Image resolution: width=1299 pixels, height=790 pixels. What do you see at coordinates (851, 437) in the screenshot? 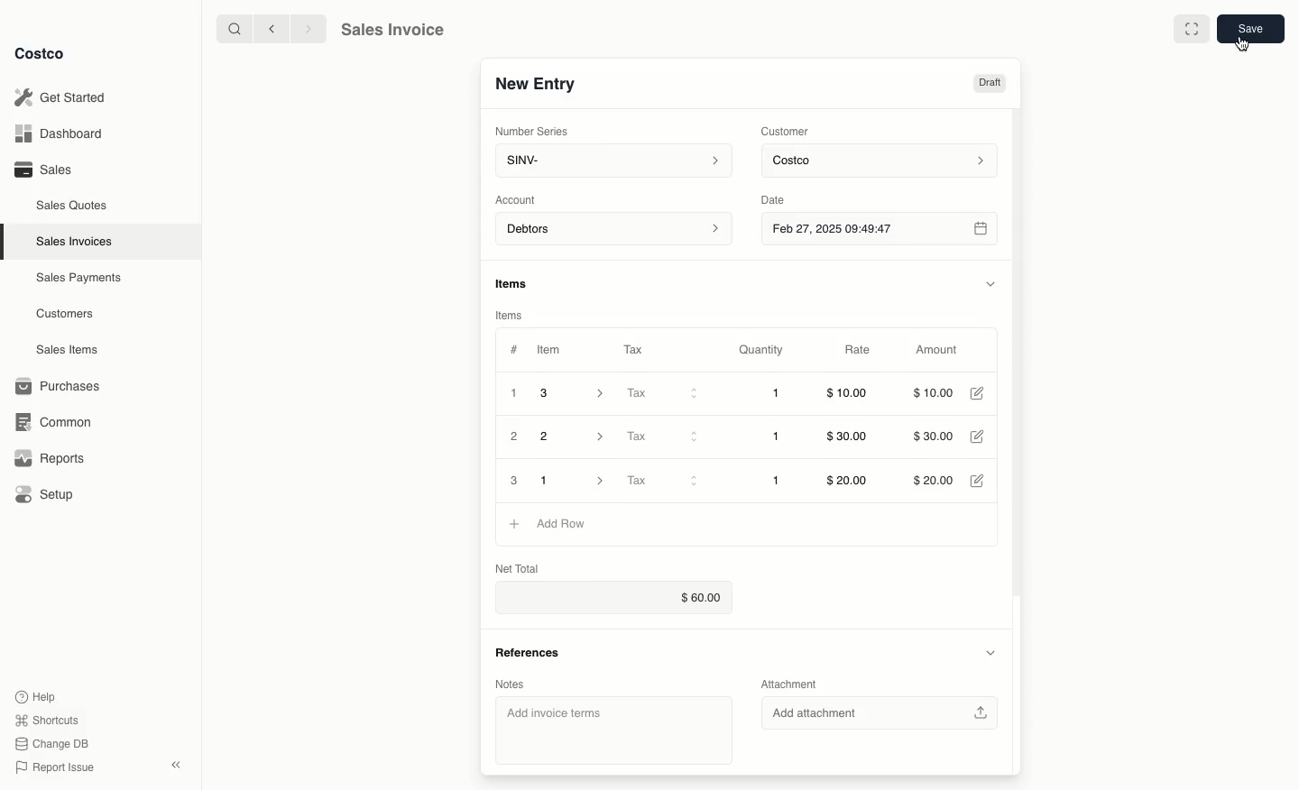
I see `$30.00` at bounding box center [851, 437].